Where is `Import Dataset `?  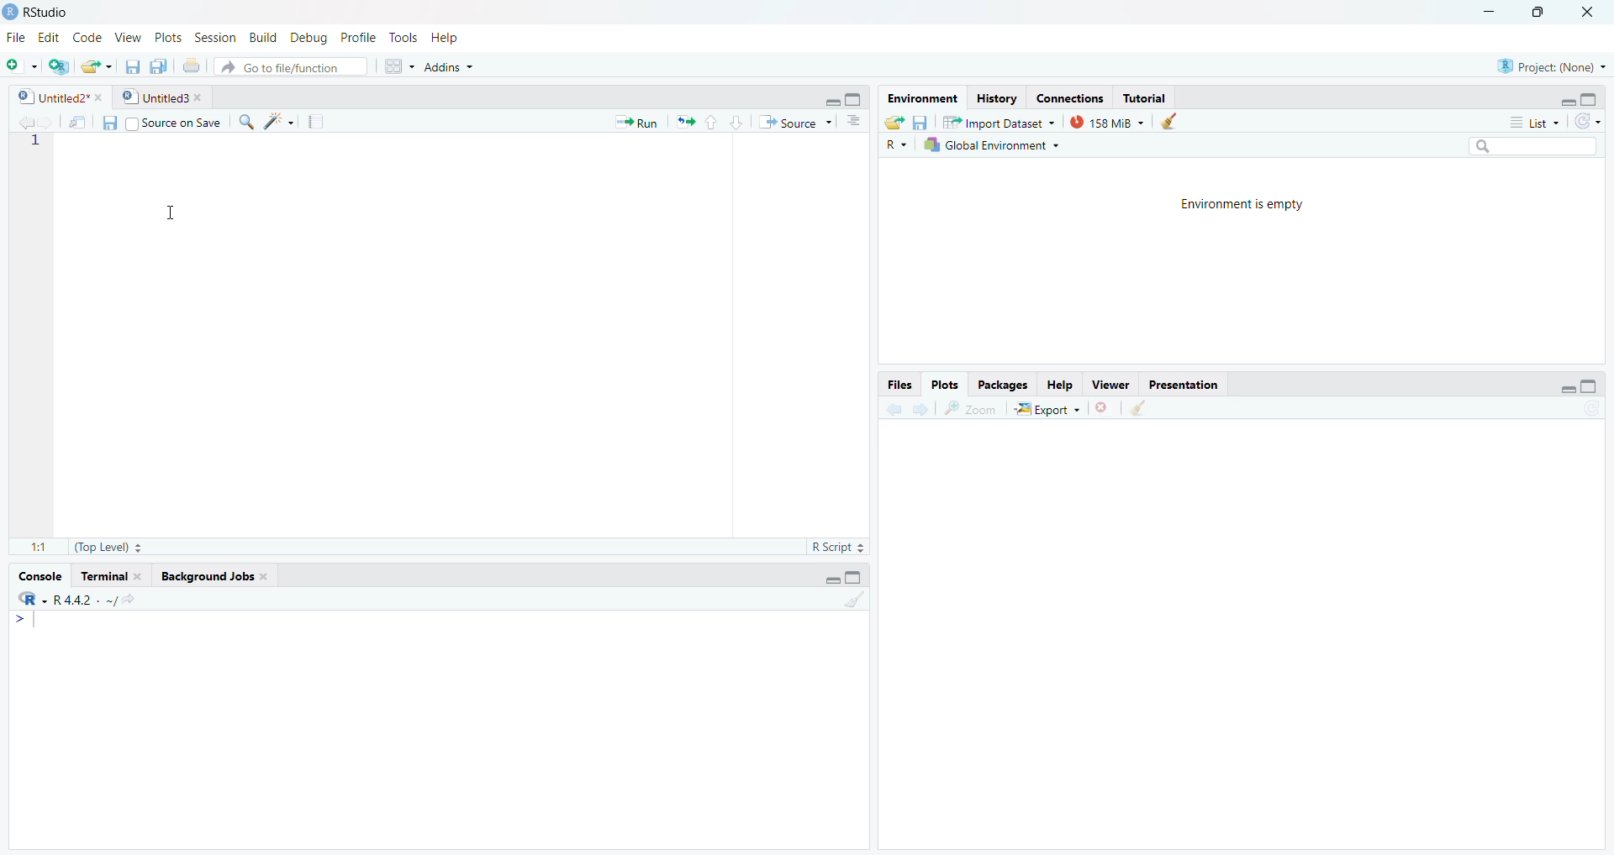 Import Dataset  is located at coordinates (1005, 120).